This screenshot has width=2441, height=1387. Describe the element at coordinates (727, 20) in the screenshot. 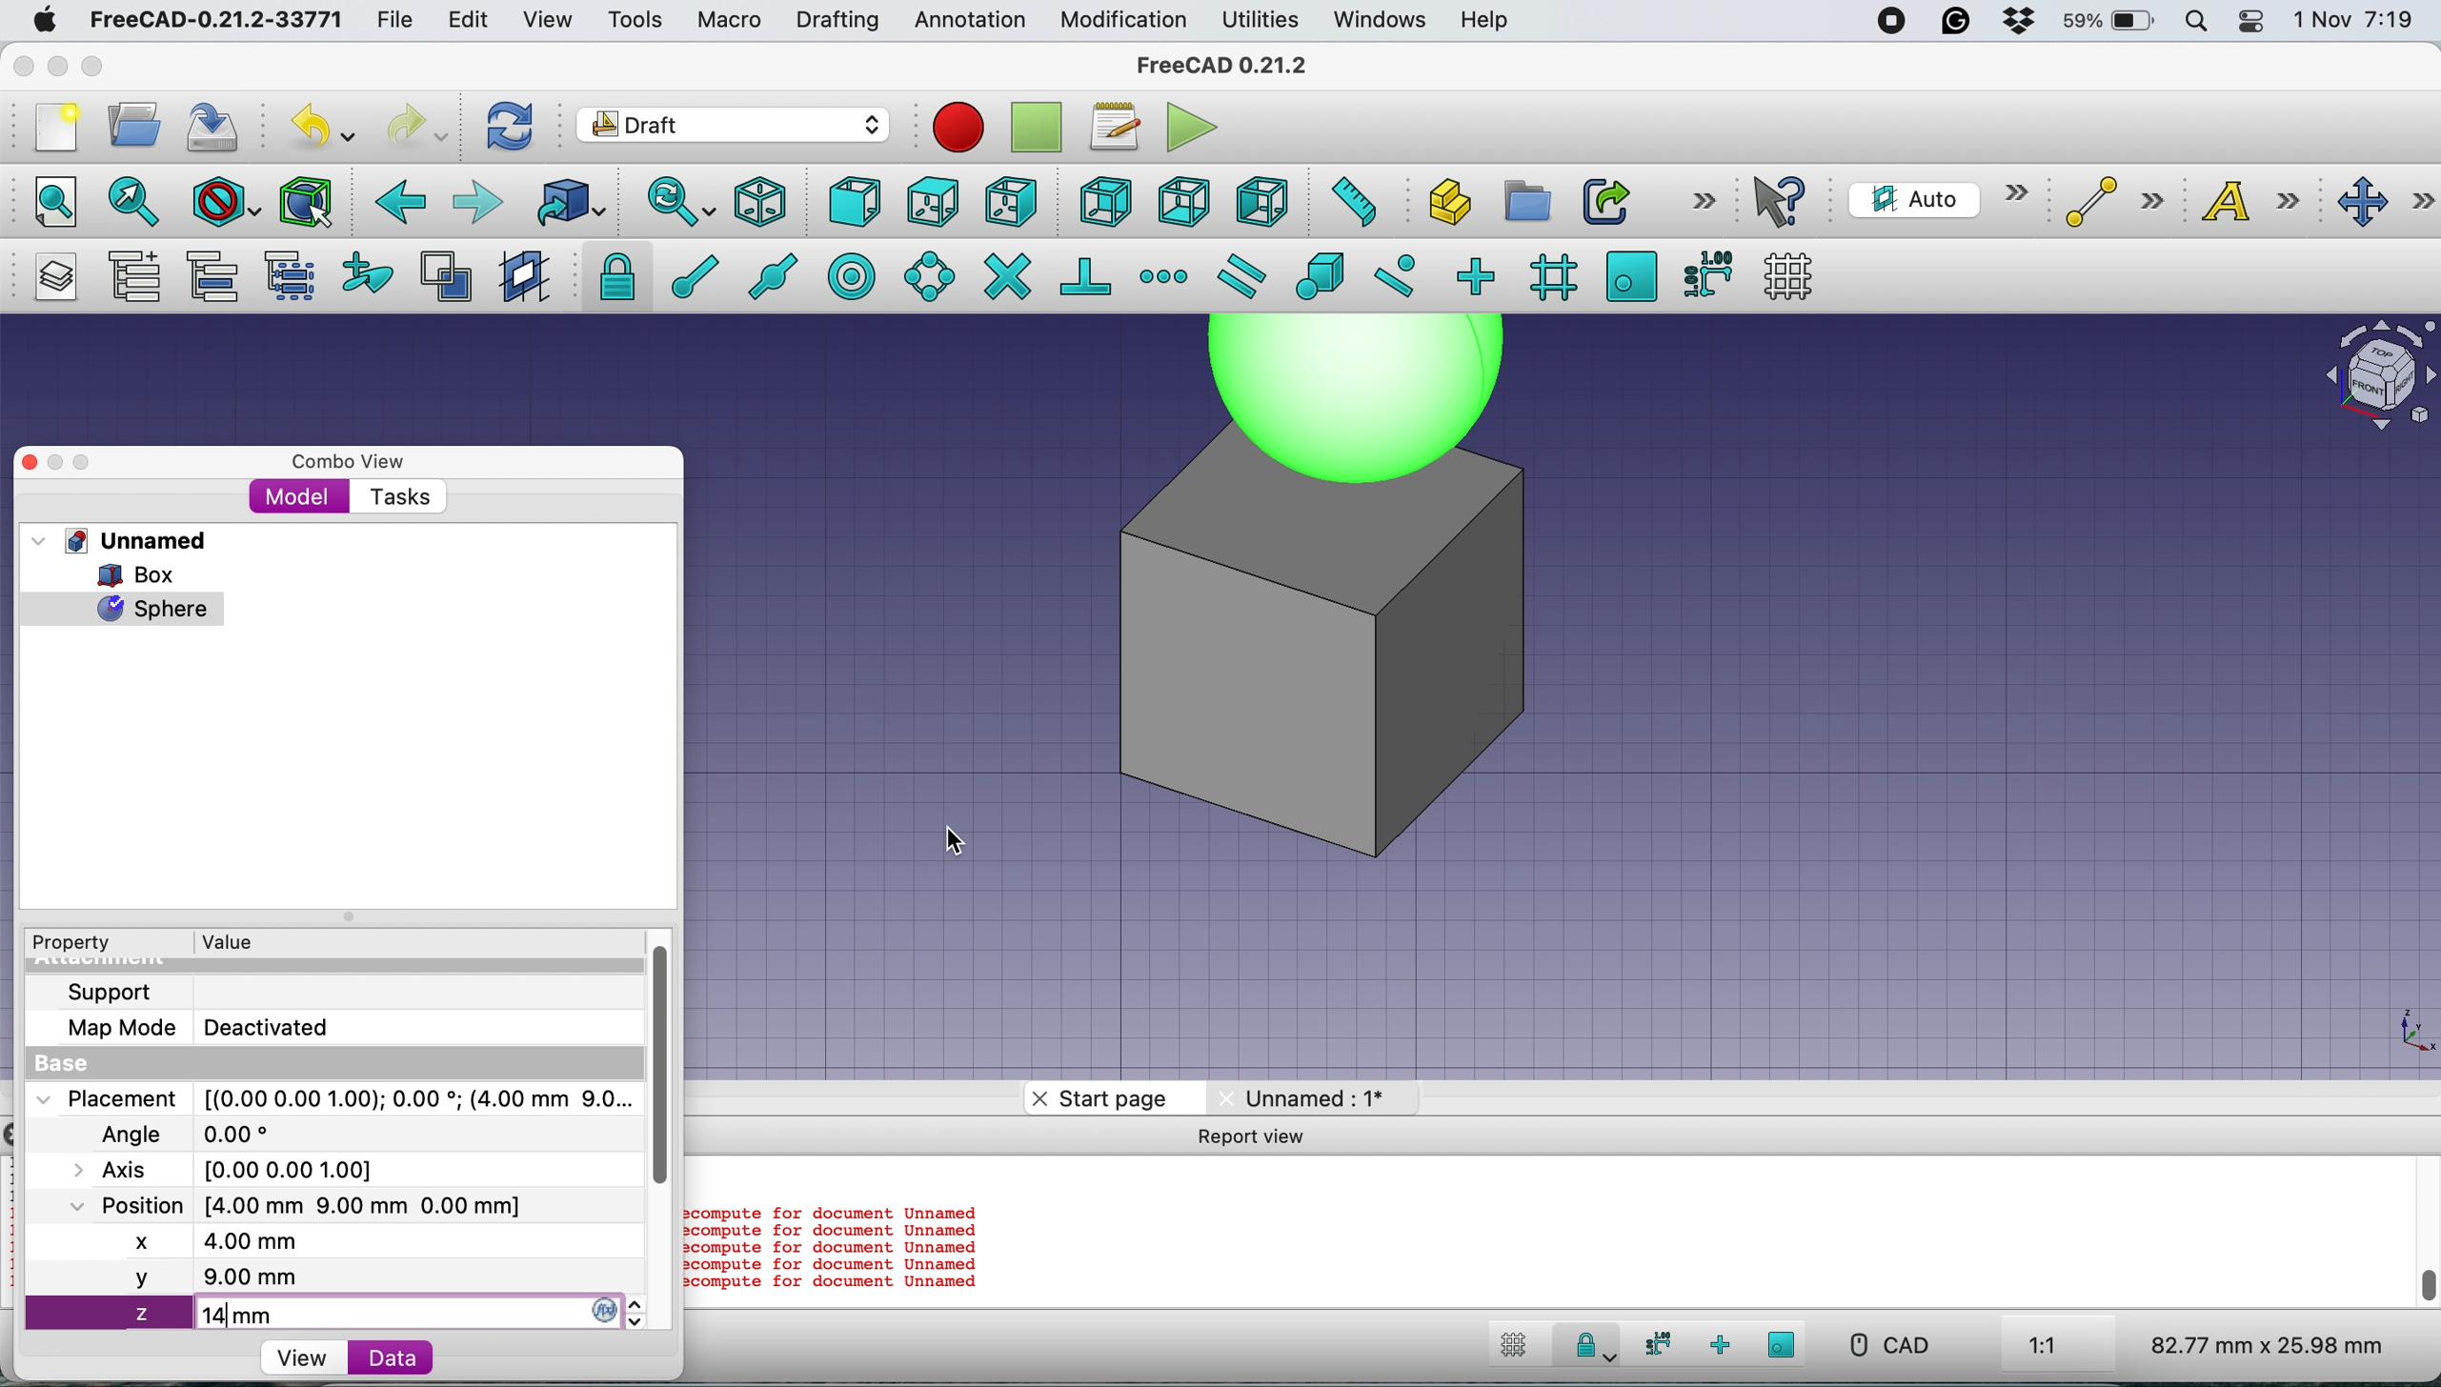

I see `macro` at that location.